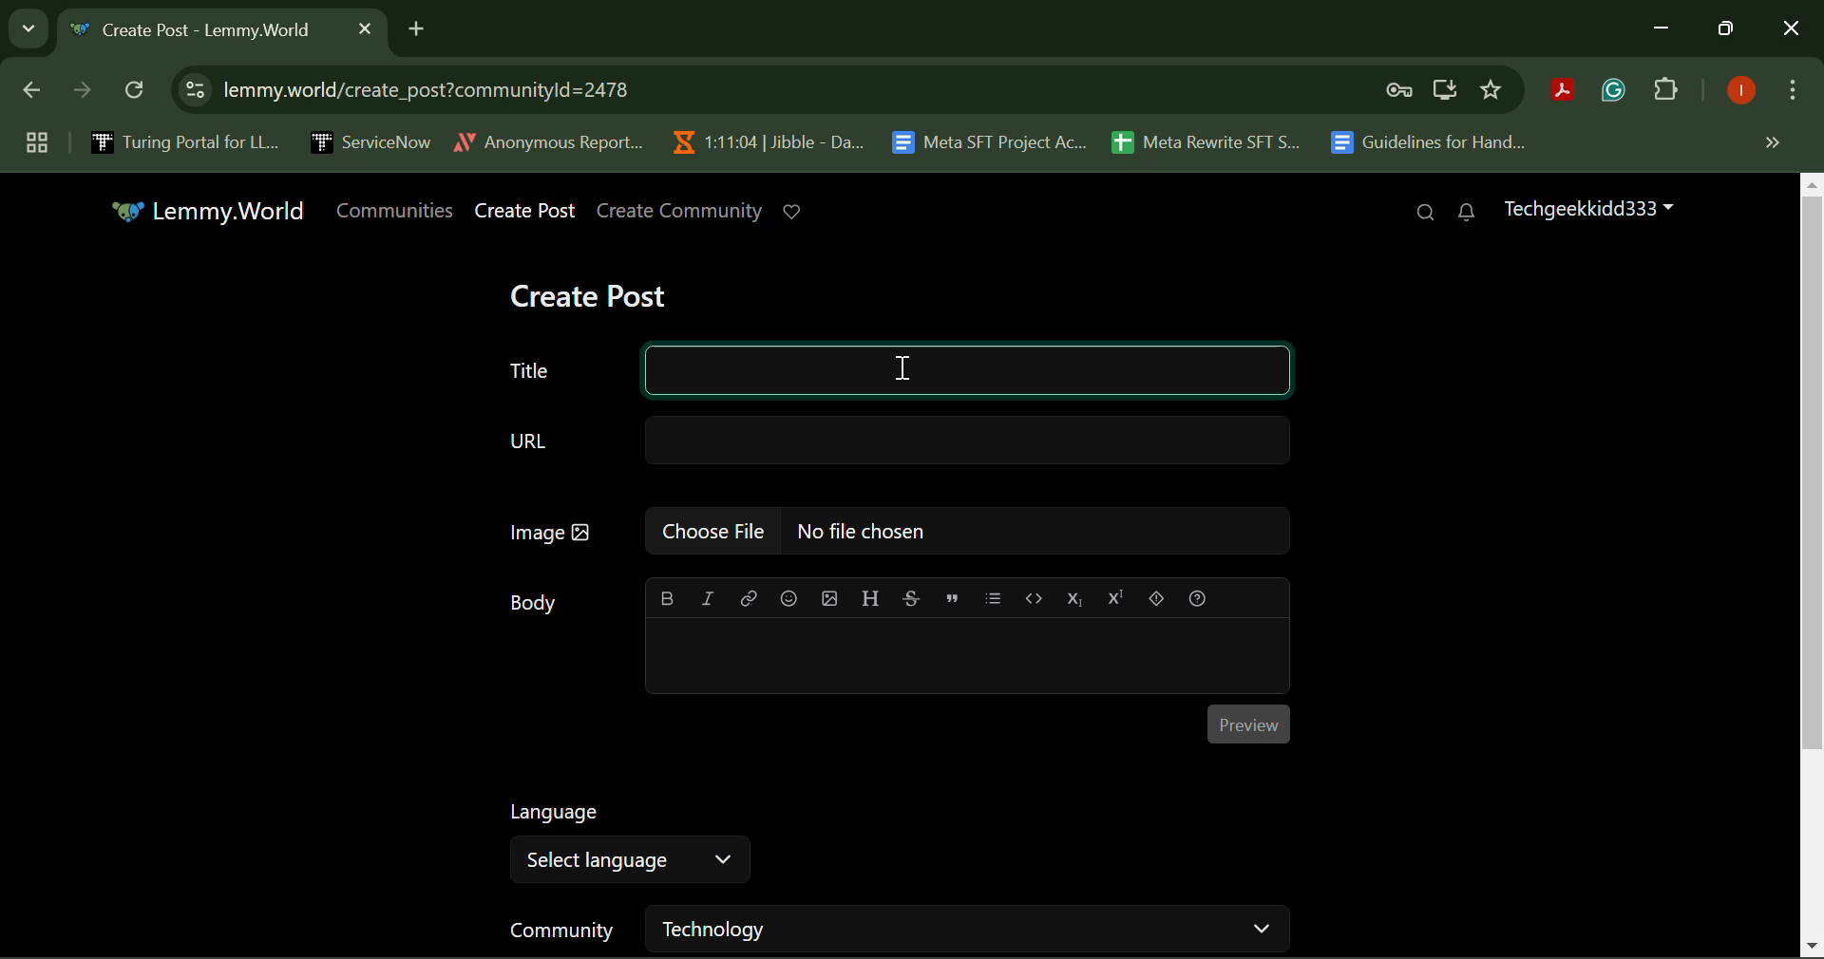 This screenshot has width=1824, height=959. What do you see at coordinates (896, 929) in the screenshot?
I see `Community Selection Filter ` at bounding box center [896, 929].